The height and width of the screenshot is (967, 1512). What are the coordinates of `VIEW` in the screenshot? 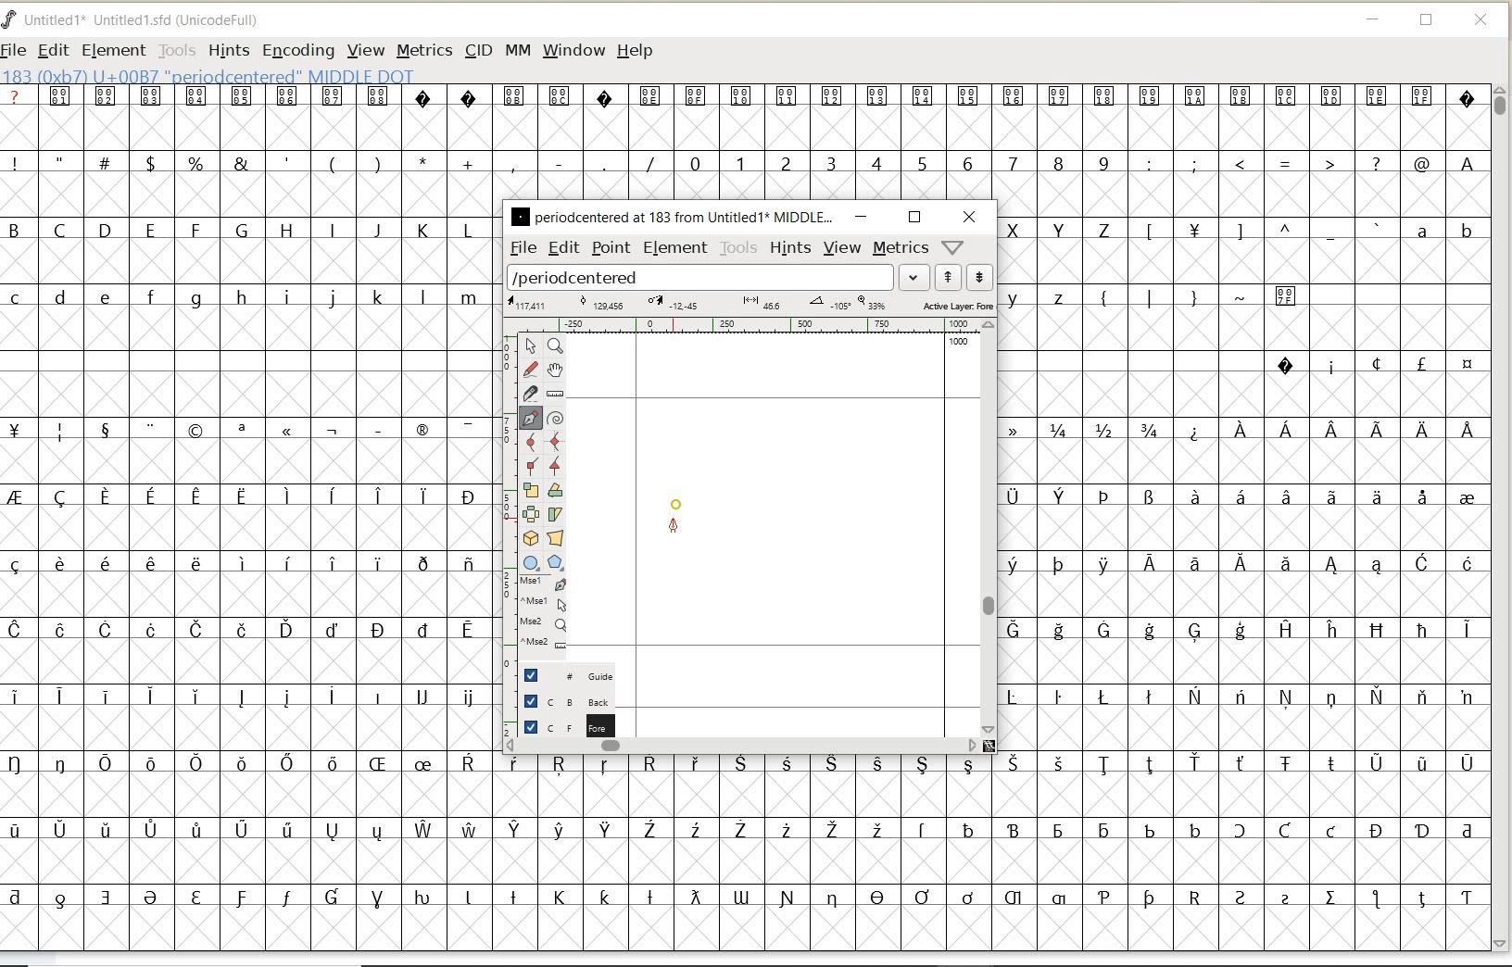 It's located at (366, 51).